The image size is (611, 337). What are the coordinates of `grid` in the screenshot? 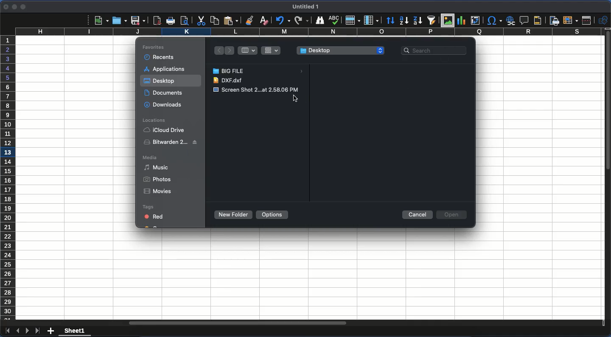 It's located at (271, 50).